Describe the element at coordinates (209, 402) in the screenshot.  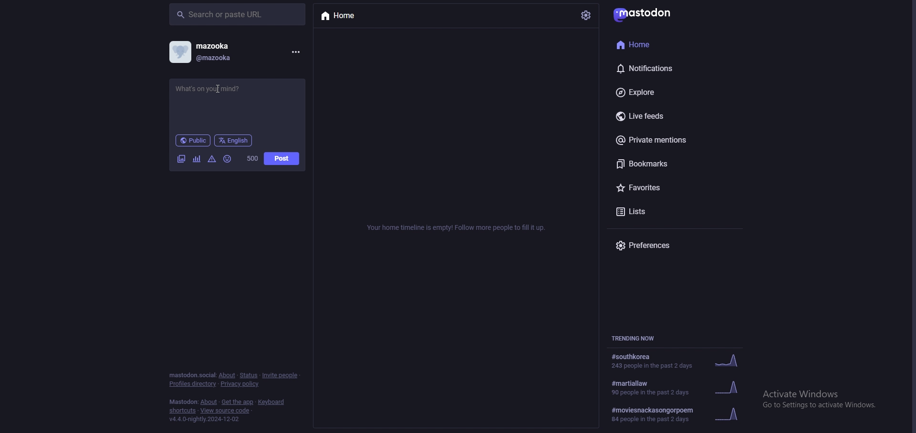
I see `about` at that location.